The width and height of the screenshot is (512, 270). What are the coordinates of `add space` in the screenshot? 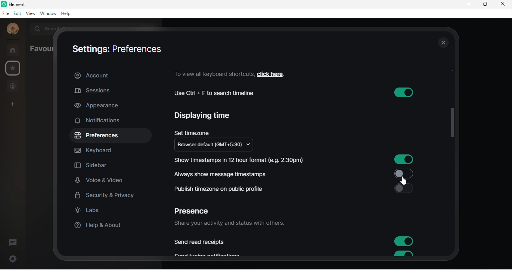 It's located at (13, 105).